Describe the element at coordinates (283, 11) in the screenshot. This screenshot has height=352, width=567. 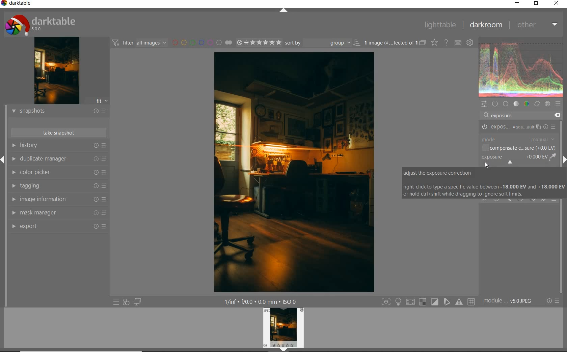
I see `expand/collapse` at that location.